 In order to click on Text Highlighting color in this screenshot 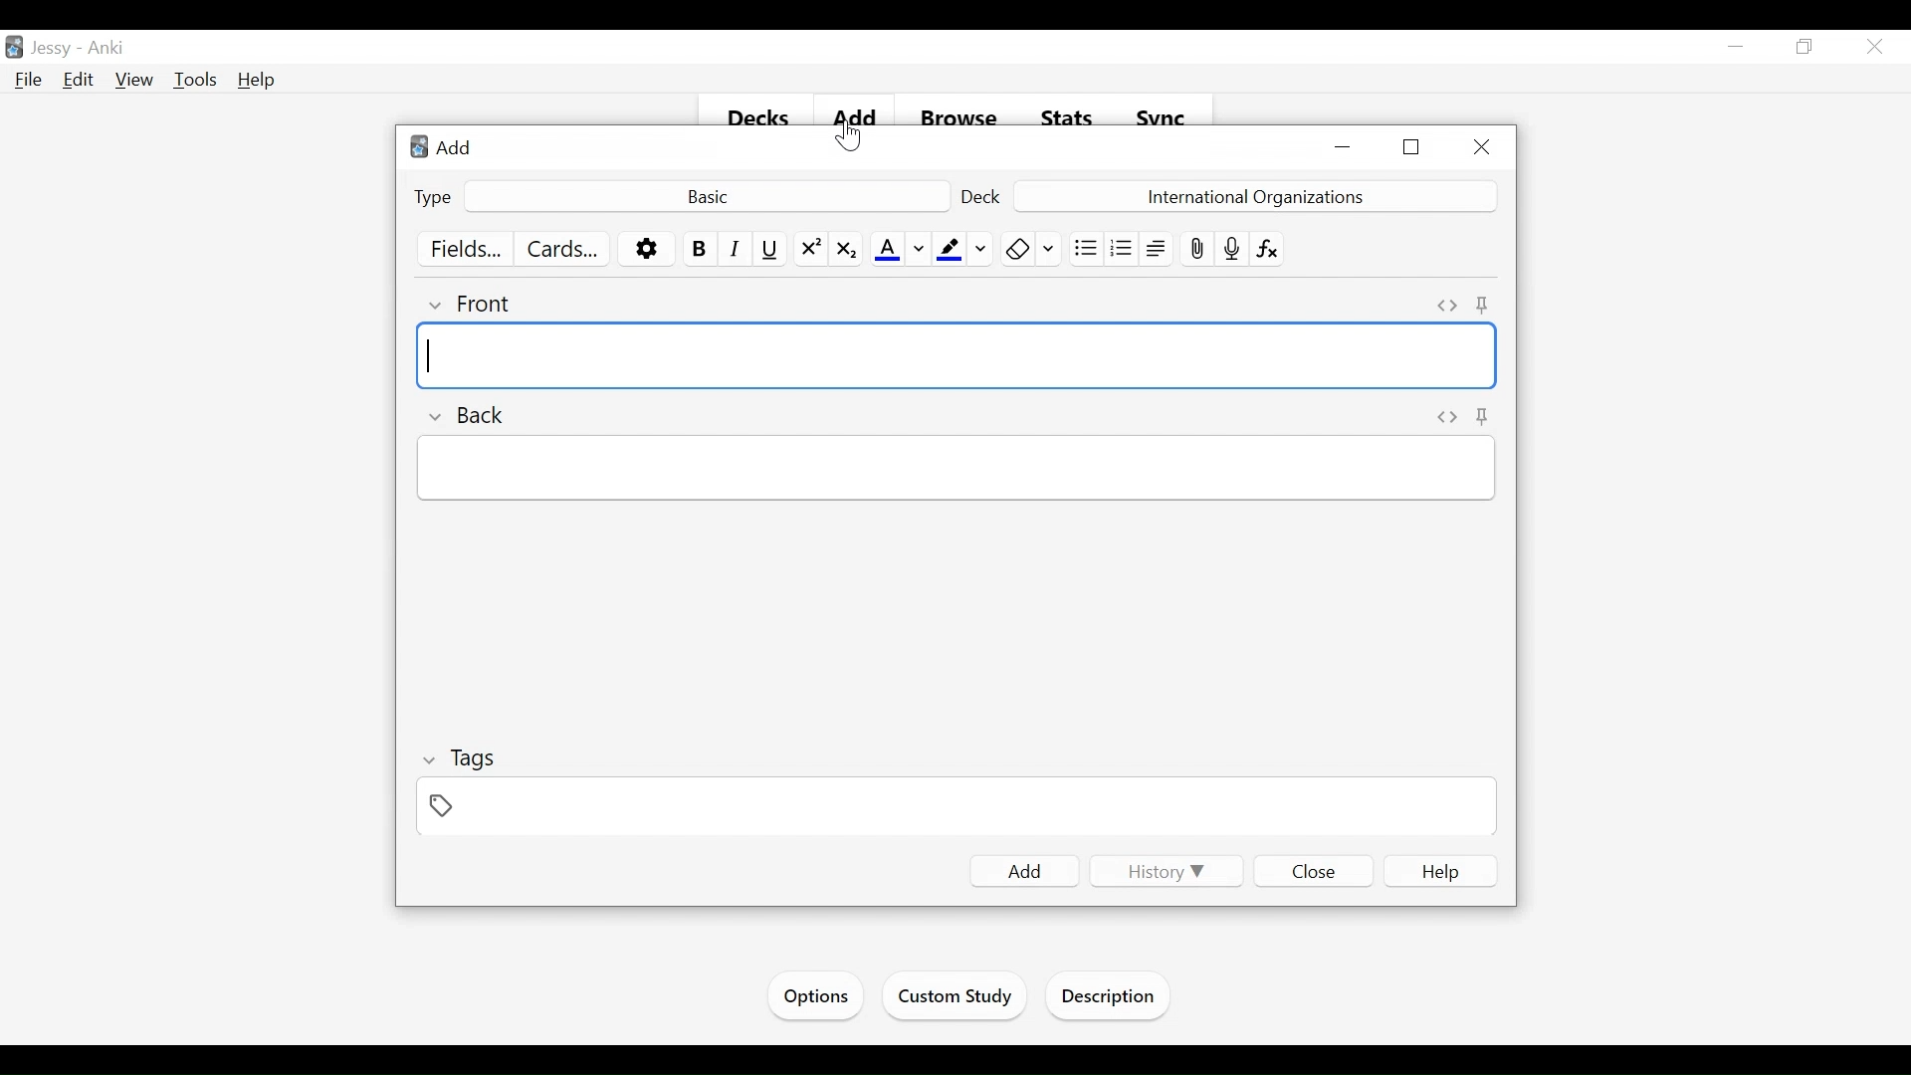, I will do `click(949, 249)`.